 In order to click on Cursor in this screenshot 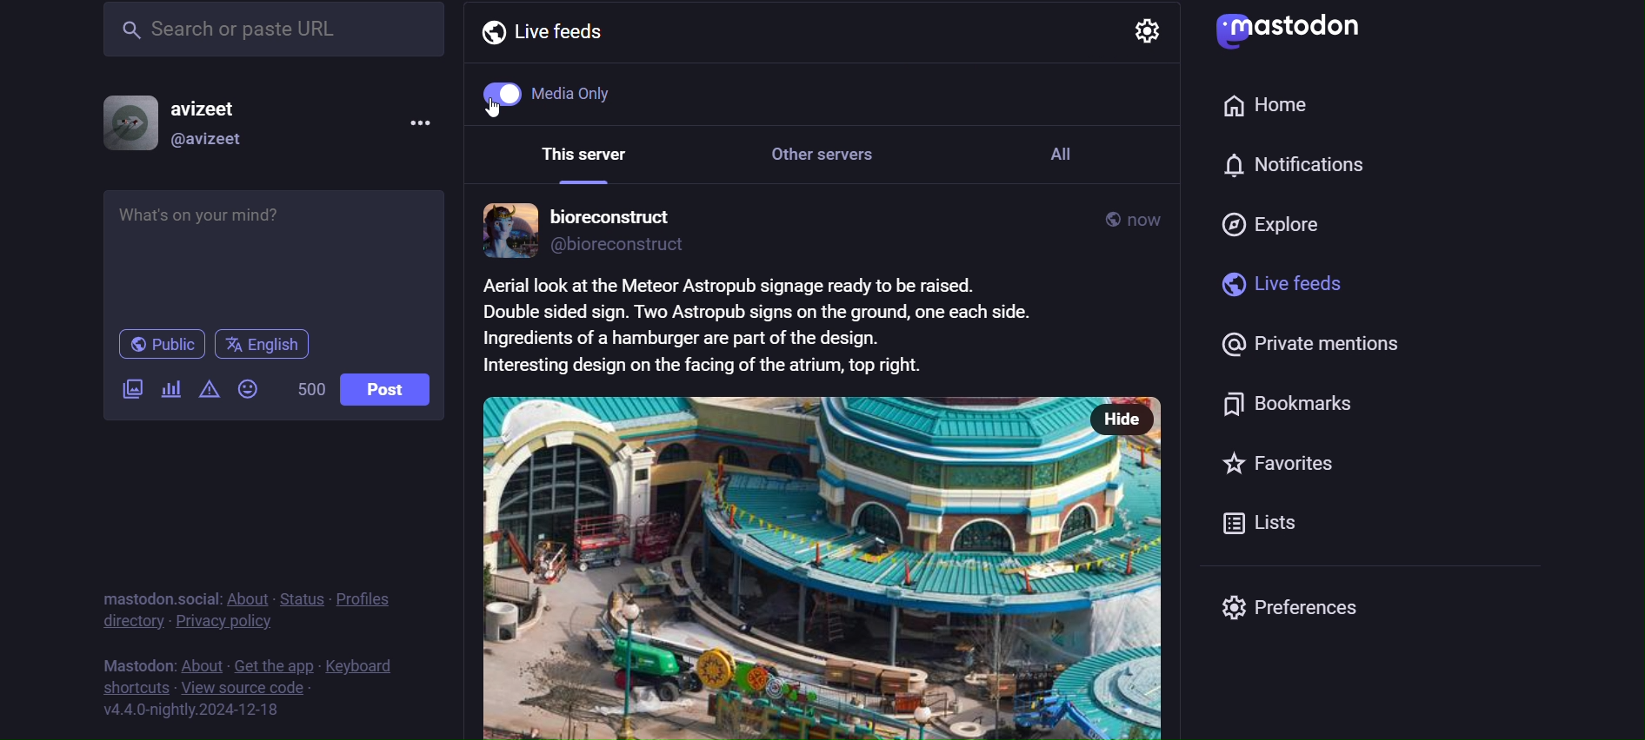, I will do `click(500, 126)`.